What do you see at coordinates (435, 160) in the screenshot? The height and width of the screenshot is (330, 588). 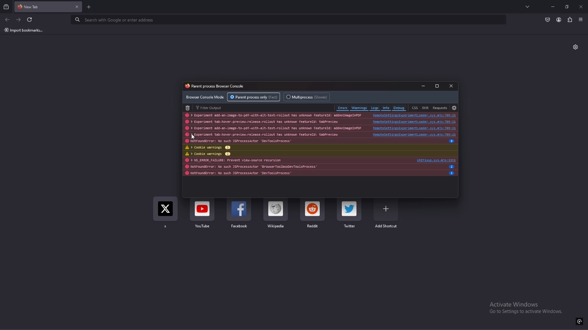 I see `source` at bounding box center [435, 160].